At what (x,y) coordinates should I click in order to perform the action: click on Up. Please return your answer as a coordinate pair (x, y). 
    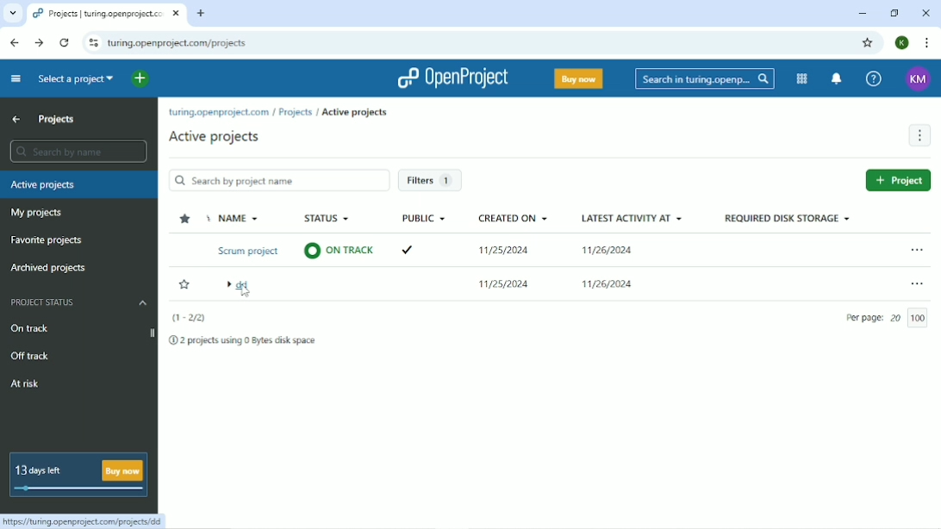
    Looking at the image, I should click on (16, 119).